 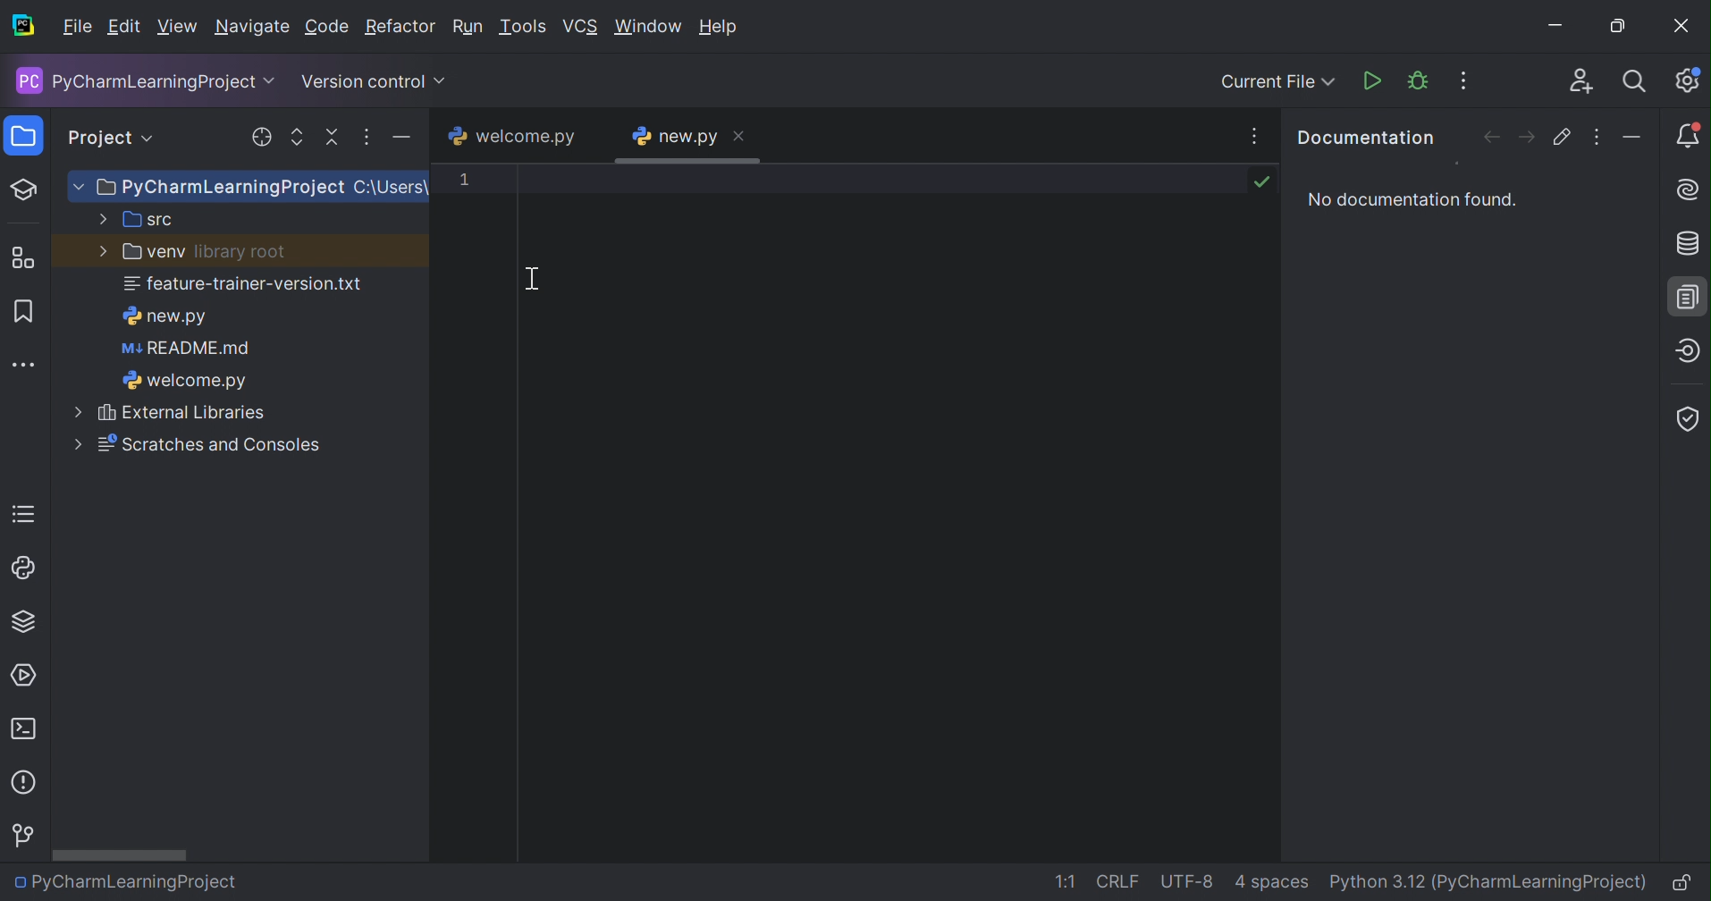 What do you see at coordinates (1563, 137) in the screenshot?
I see `Jump to source` at bounding box center [1563, 137].